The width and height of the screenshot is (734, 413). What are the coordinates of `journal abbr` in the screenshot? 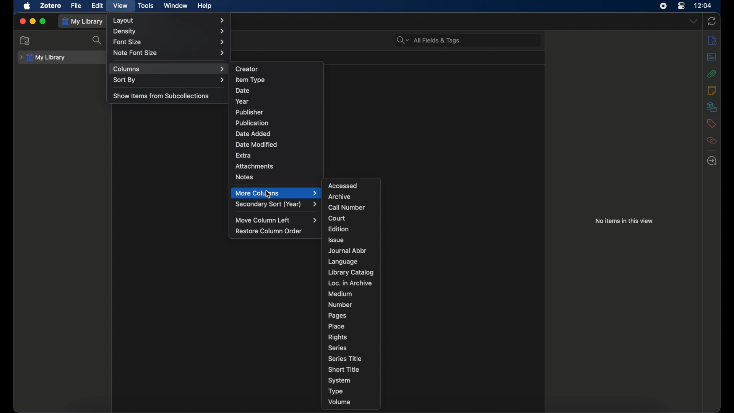 It's located at (348, 251).